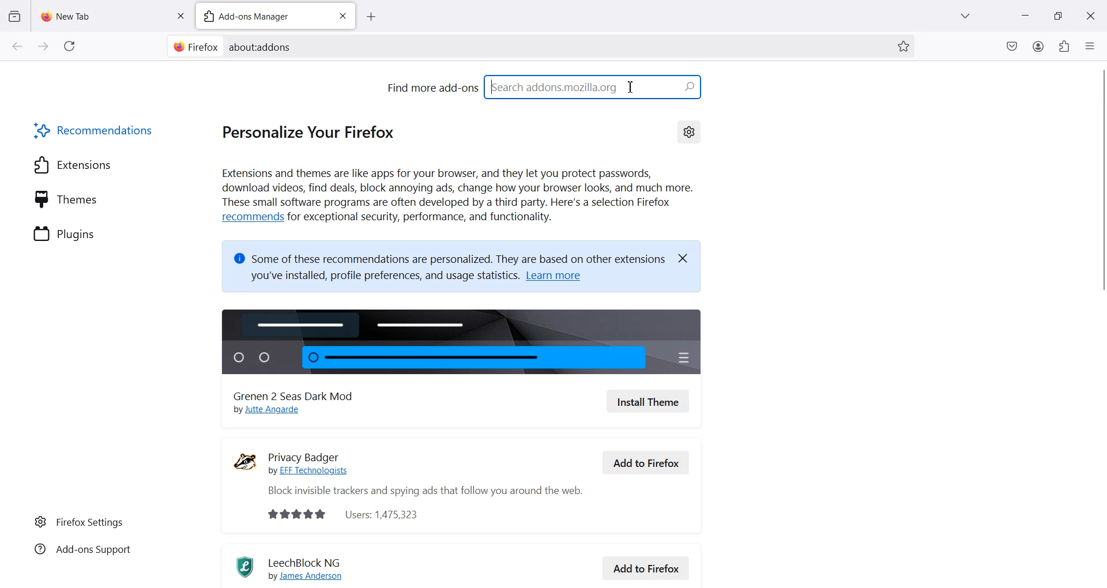 The height and width of the screenshot is (588, 1107). I want to click on Install Theme, so click(648, 401).